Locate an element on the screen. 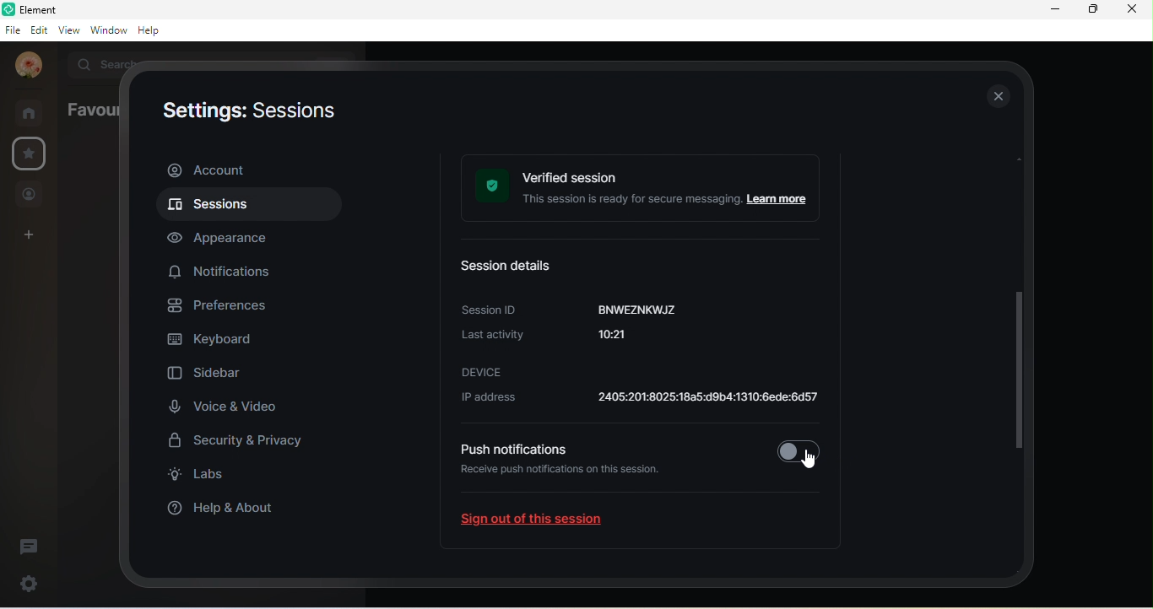 The width and height of the screenshot is (1153, 609). create a space is located at coordinates (32, 236).